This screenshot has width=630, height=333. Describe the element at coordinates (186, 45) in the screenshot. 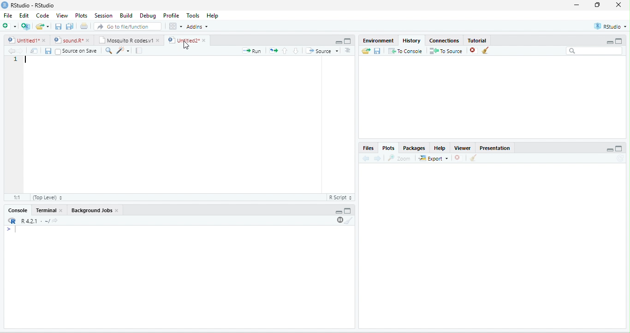

I see `cursor` at that location.